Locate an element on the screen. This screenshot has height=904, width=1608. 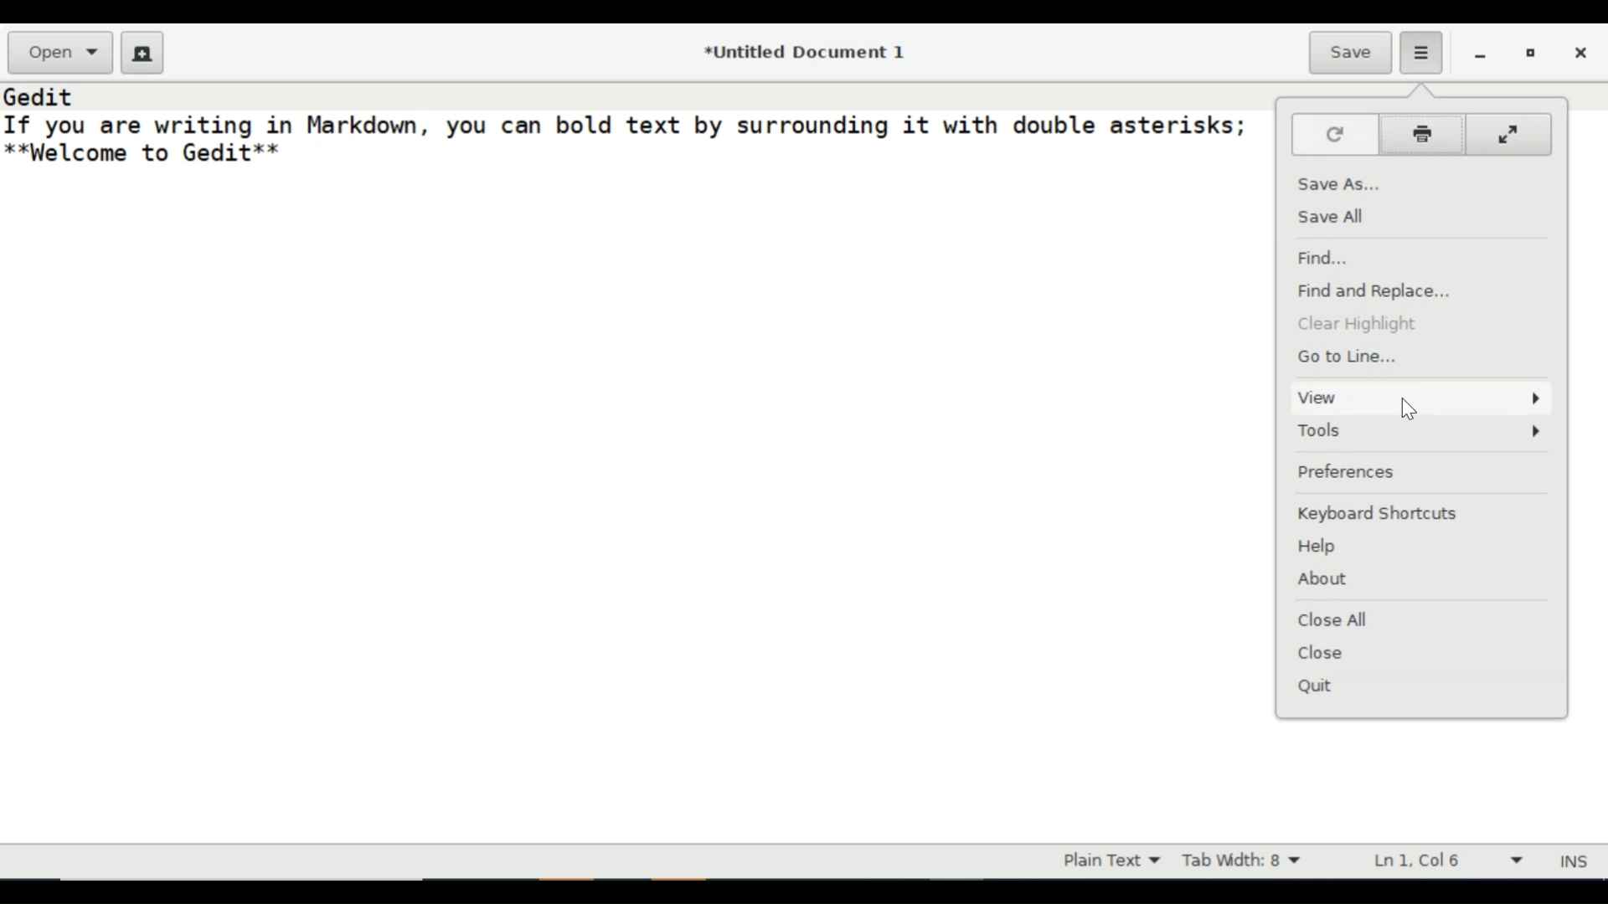
Tab Width is located at coordinates (1255, 860).